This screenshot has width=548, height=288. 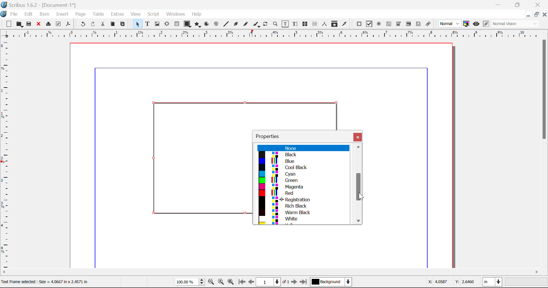 What do you see at coordinates (389, 23) in the screenshot?
I see `Pdf Text Field` at bounding box center [389, 23].